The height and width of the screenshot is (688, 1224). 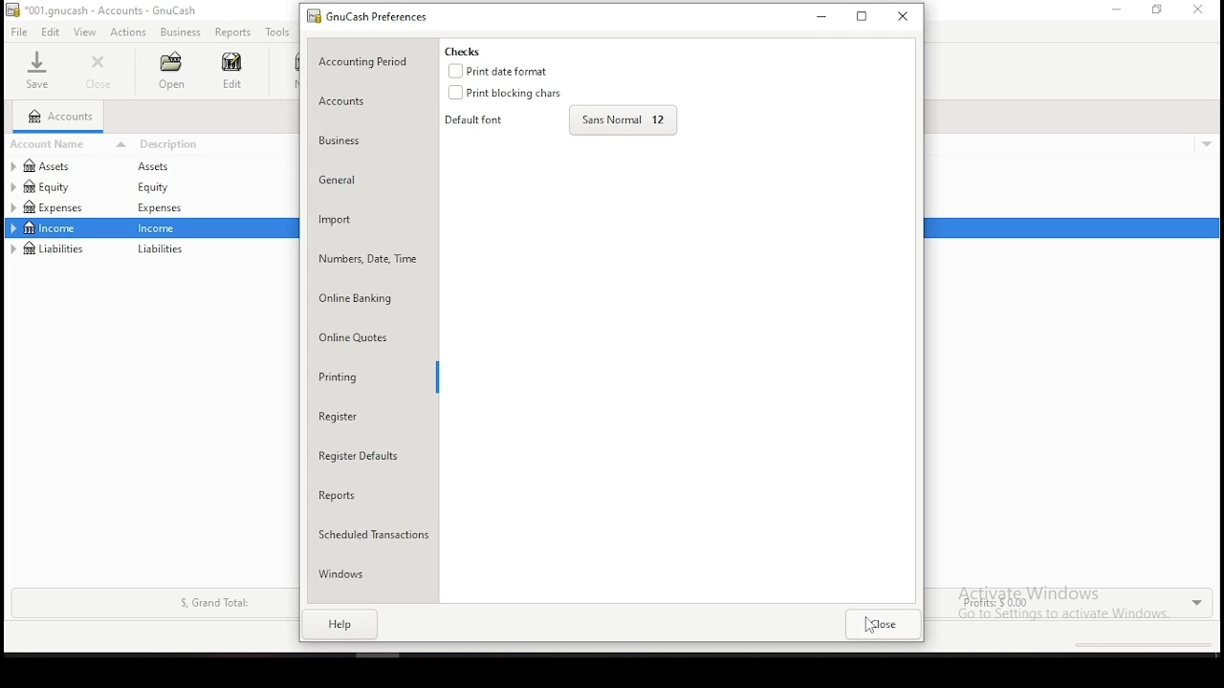 What do you see at coordinates (371, 533) in the screenshot?
I see `scheduled tranactions` at bounding box center [371, 533].